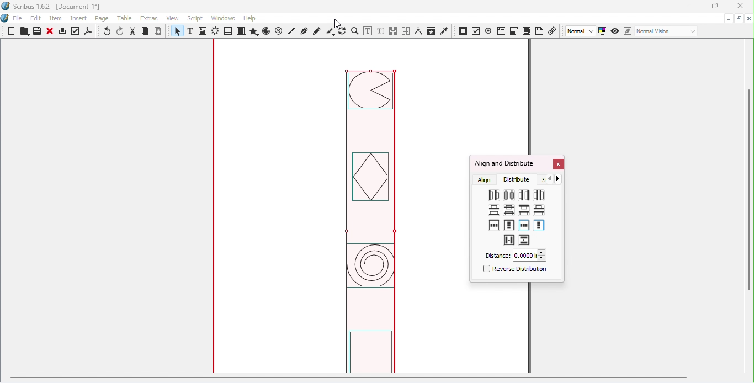 This screenshot has height=383, width=754. I want to click on PDF push button, so click(463, 31).